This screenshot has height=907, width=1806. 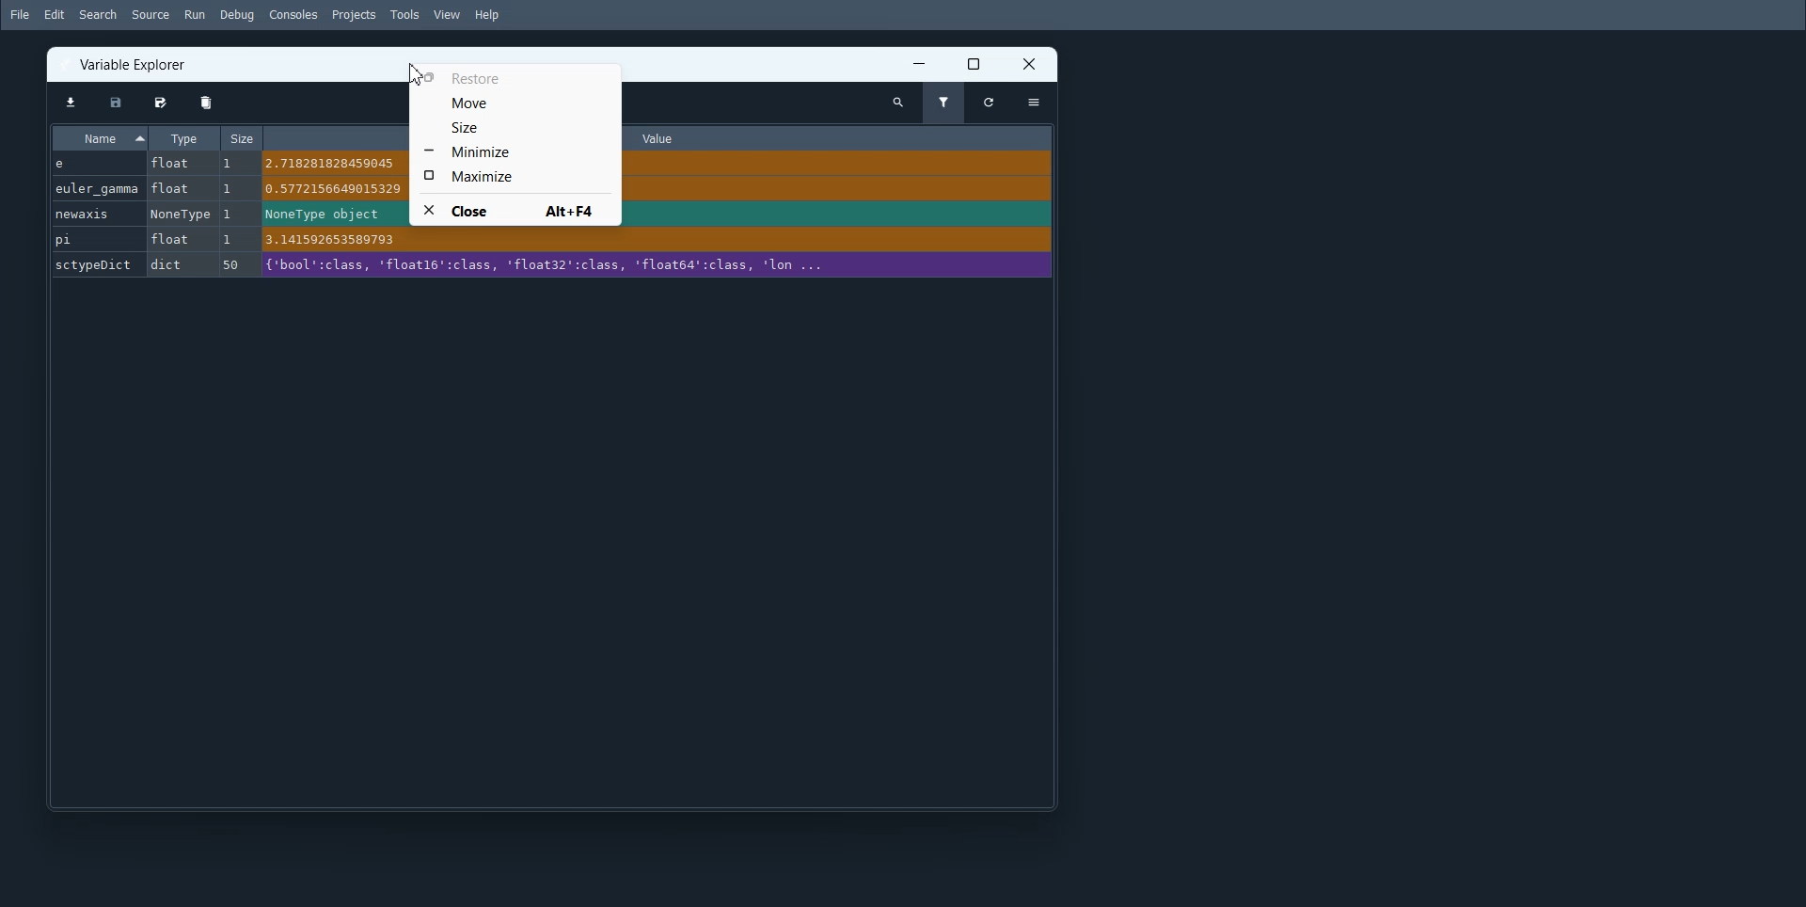 I want to click on Minimize, so click(x=515, y=151).